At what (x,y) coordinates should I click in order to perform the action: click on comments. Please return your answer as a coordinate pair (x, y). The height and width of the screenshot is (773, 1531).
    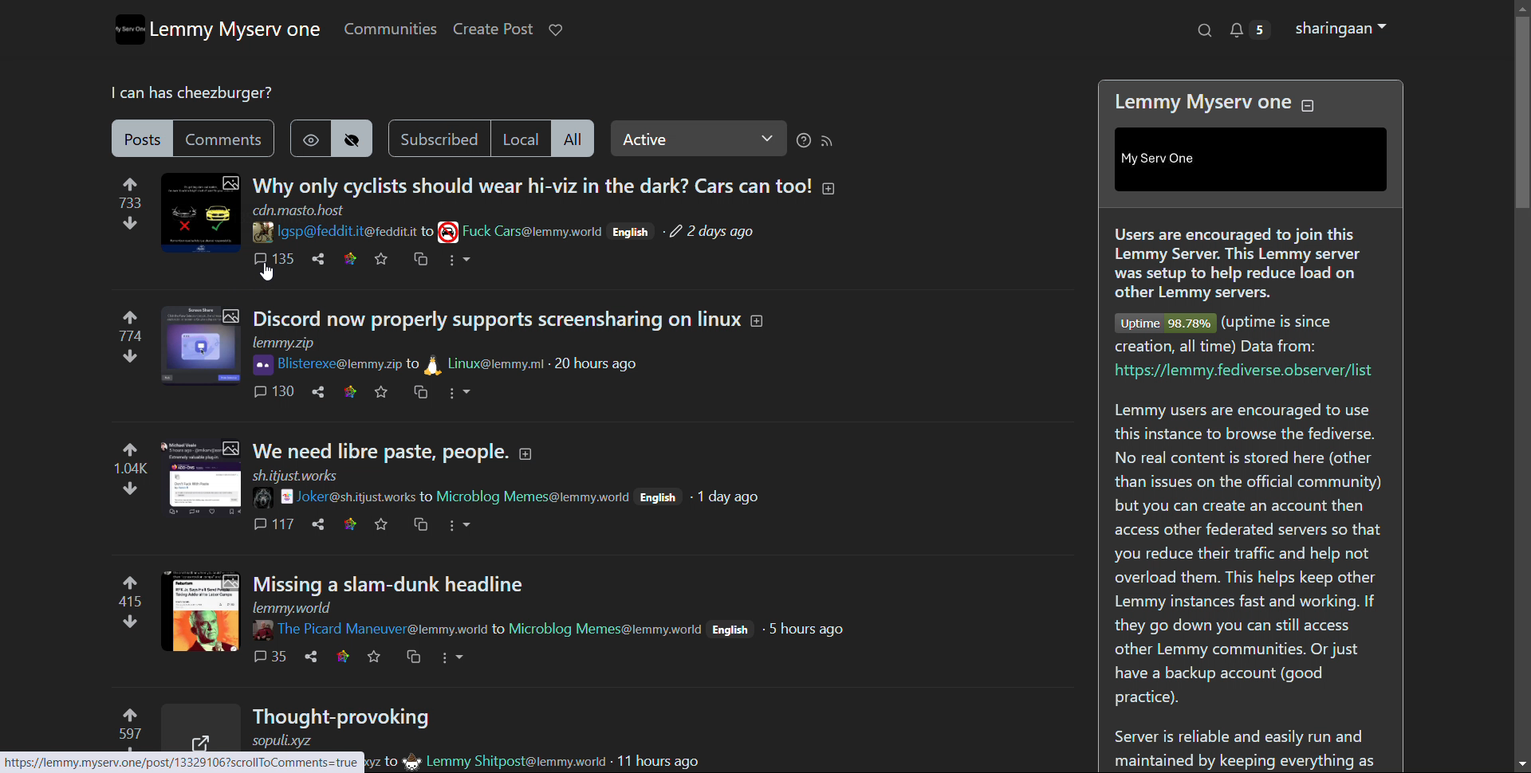
    Looking at the image, I should click on (270, 654).